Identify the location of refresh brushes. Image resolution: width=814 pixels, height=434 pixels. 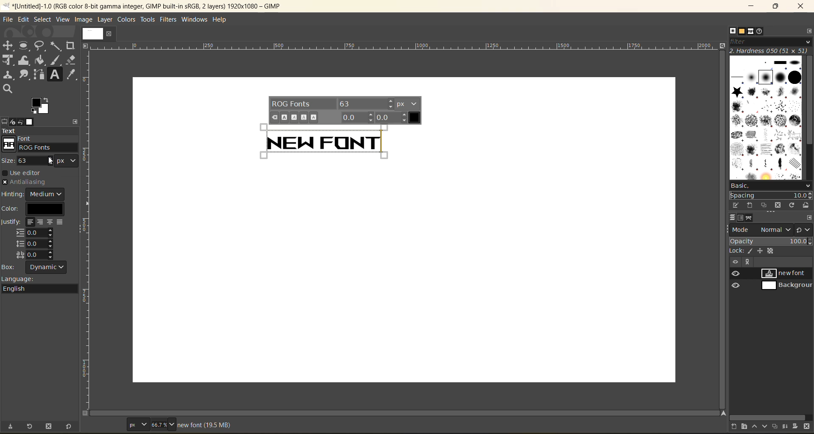
(791, 206).